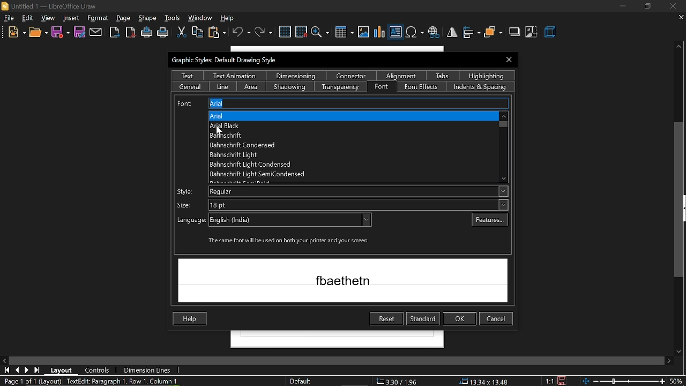 The width and height of the screenshot is (686, 386). Describe the element at coordinates (292, 221) in the screenshot. I see `English (India)` at that location.